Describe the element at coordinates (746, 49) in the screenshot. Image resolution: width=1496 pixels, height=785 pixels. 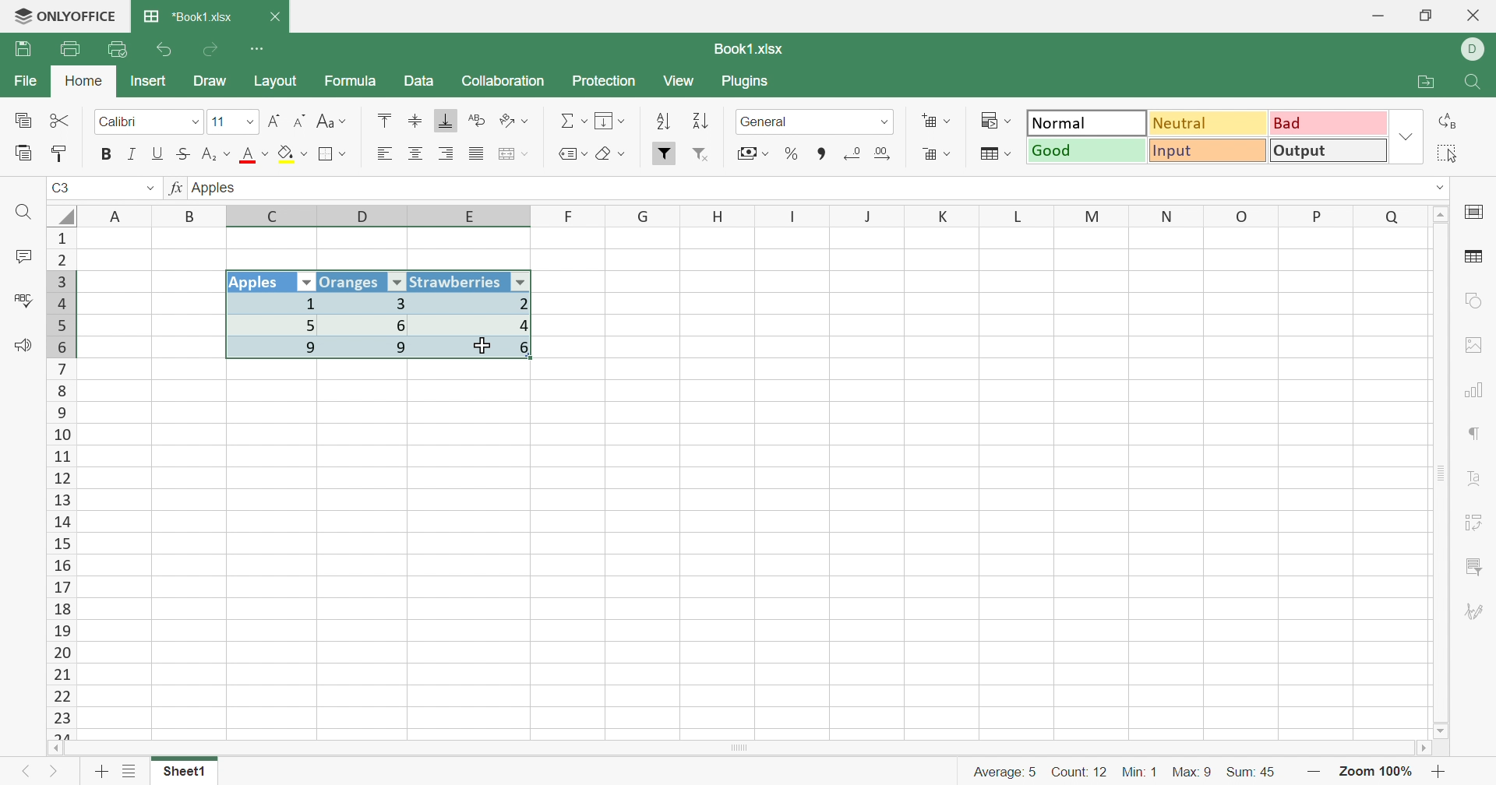
I see `Book1.xlsx` at that location.